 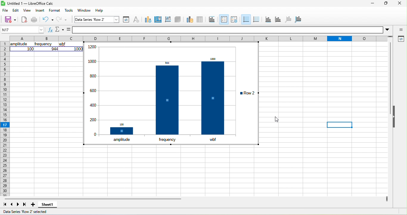 I want to click on new, so click(x=24, y=19).